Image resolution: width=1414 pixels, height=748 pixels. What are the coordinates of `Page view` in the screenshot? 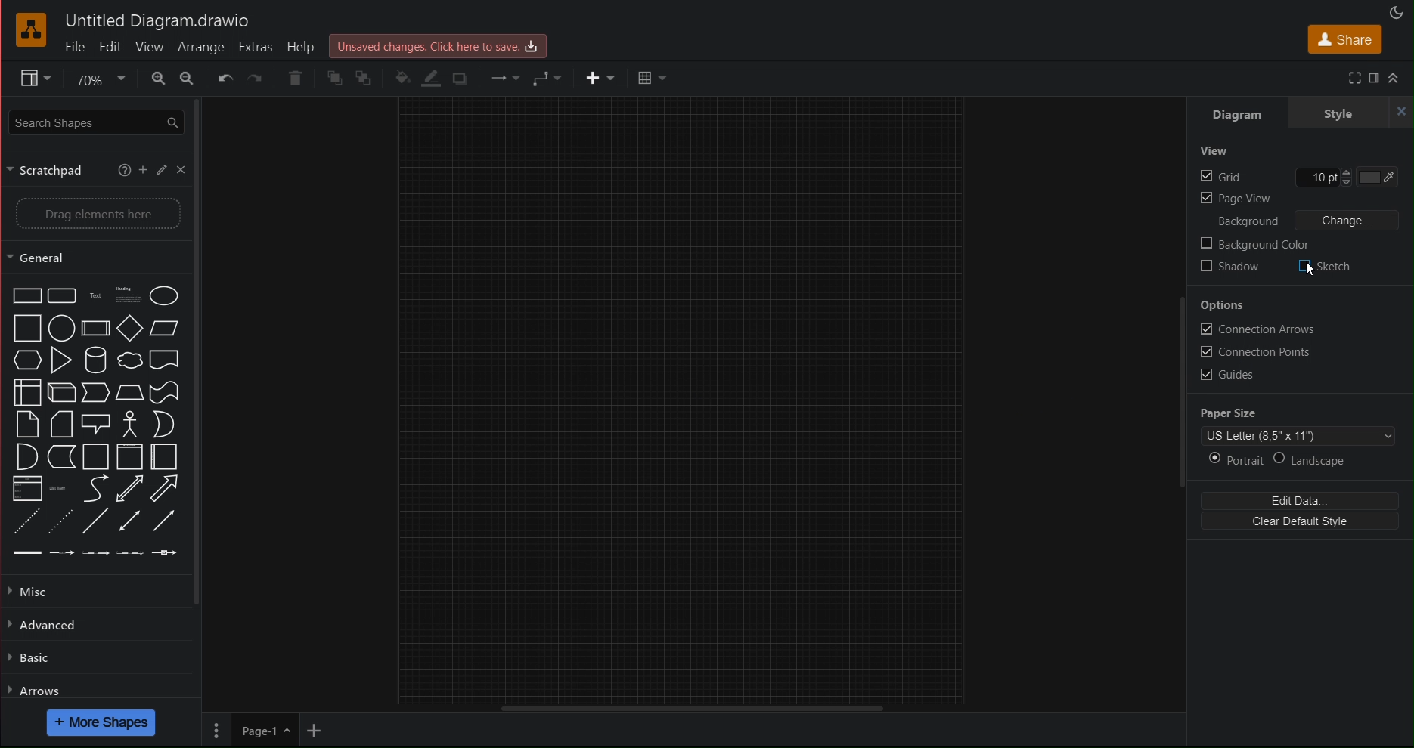 It's located at (1237, 198).